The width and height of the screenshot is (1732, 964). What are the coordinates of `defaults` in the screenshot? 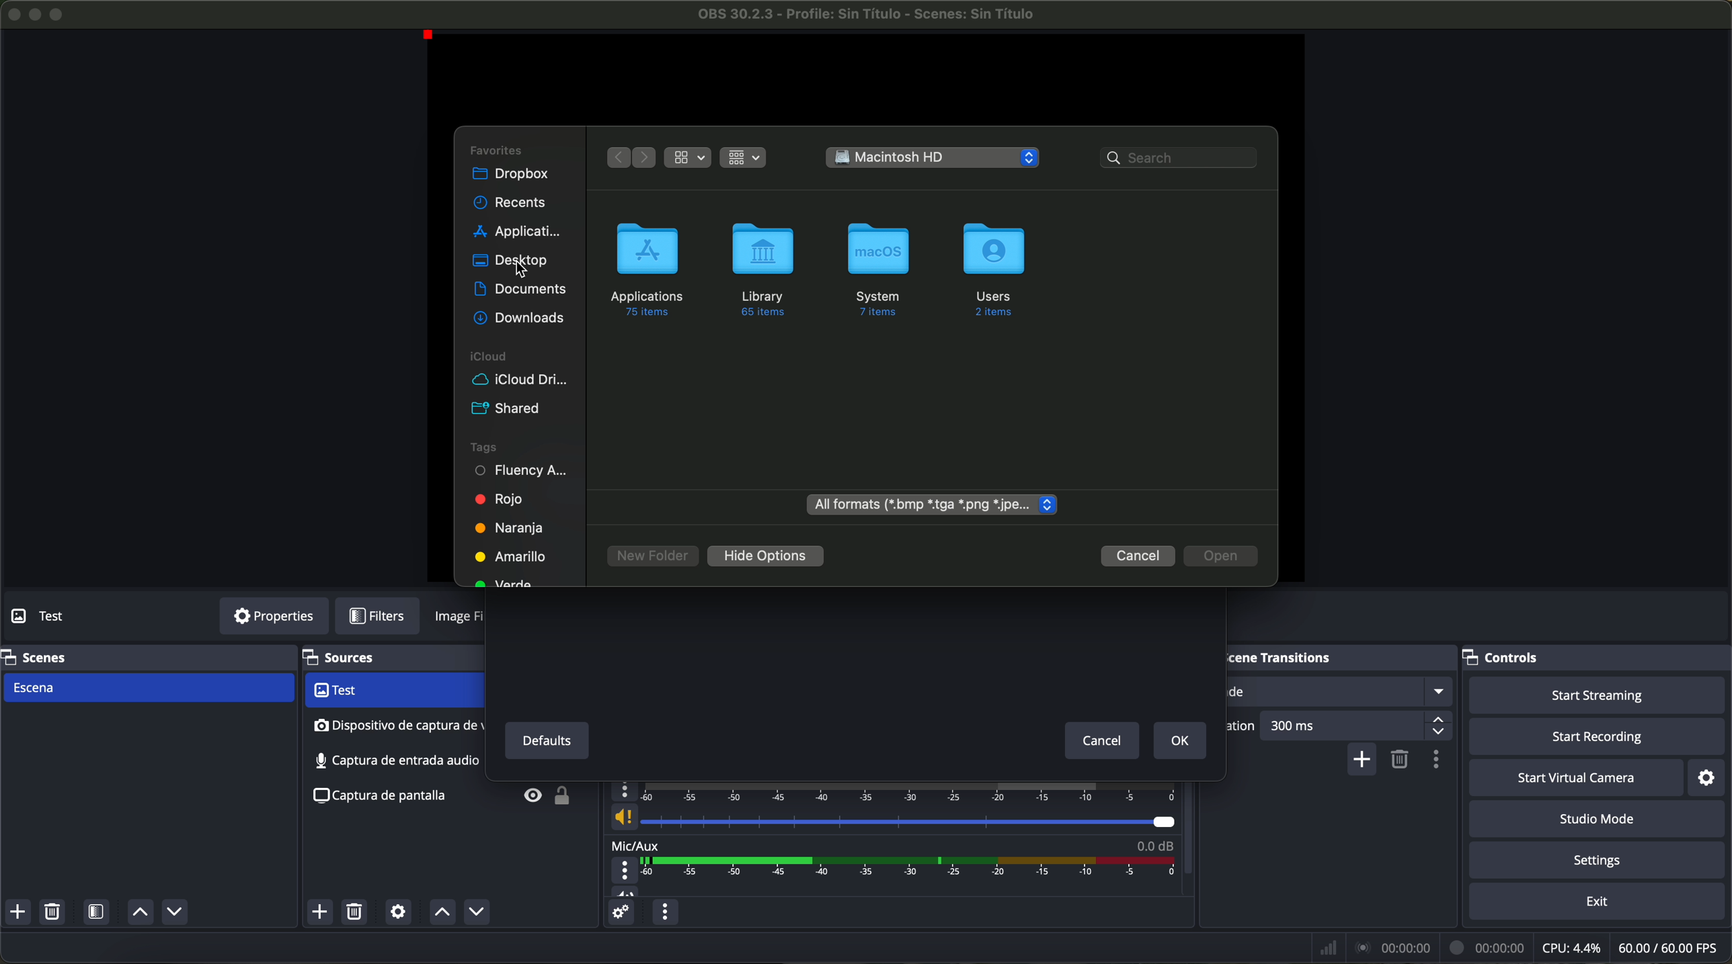 It's located at (545, 741).